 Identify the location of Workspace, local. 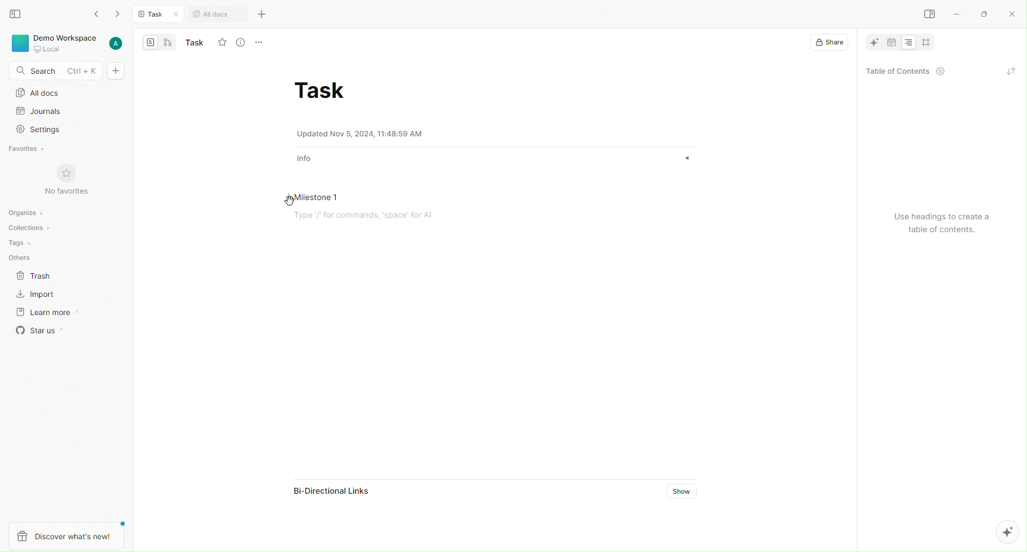
(56, 43).